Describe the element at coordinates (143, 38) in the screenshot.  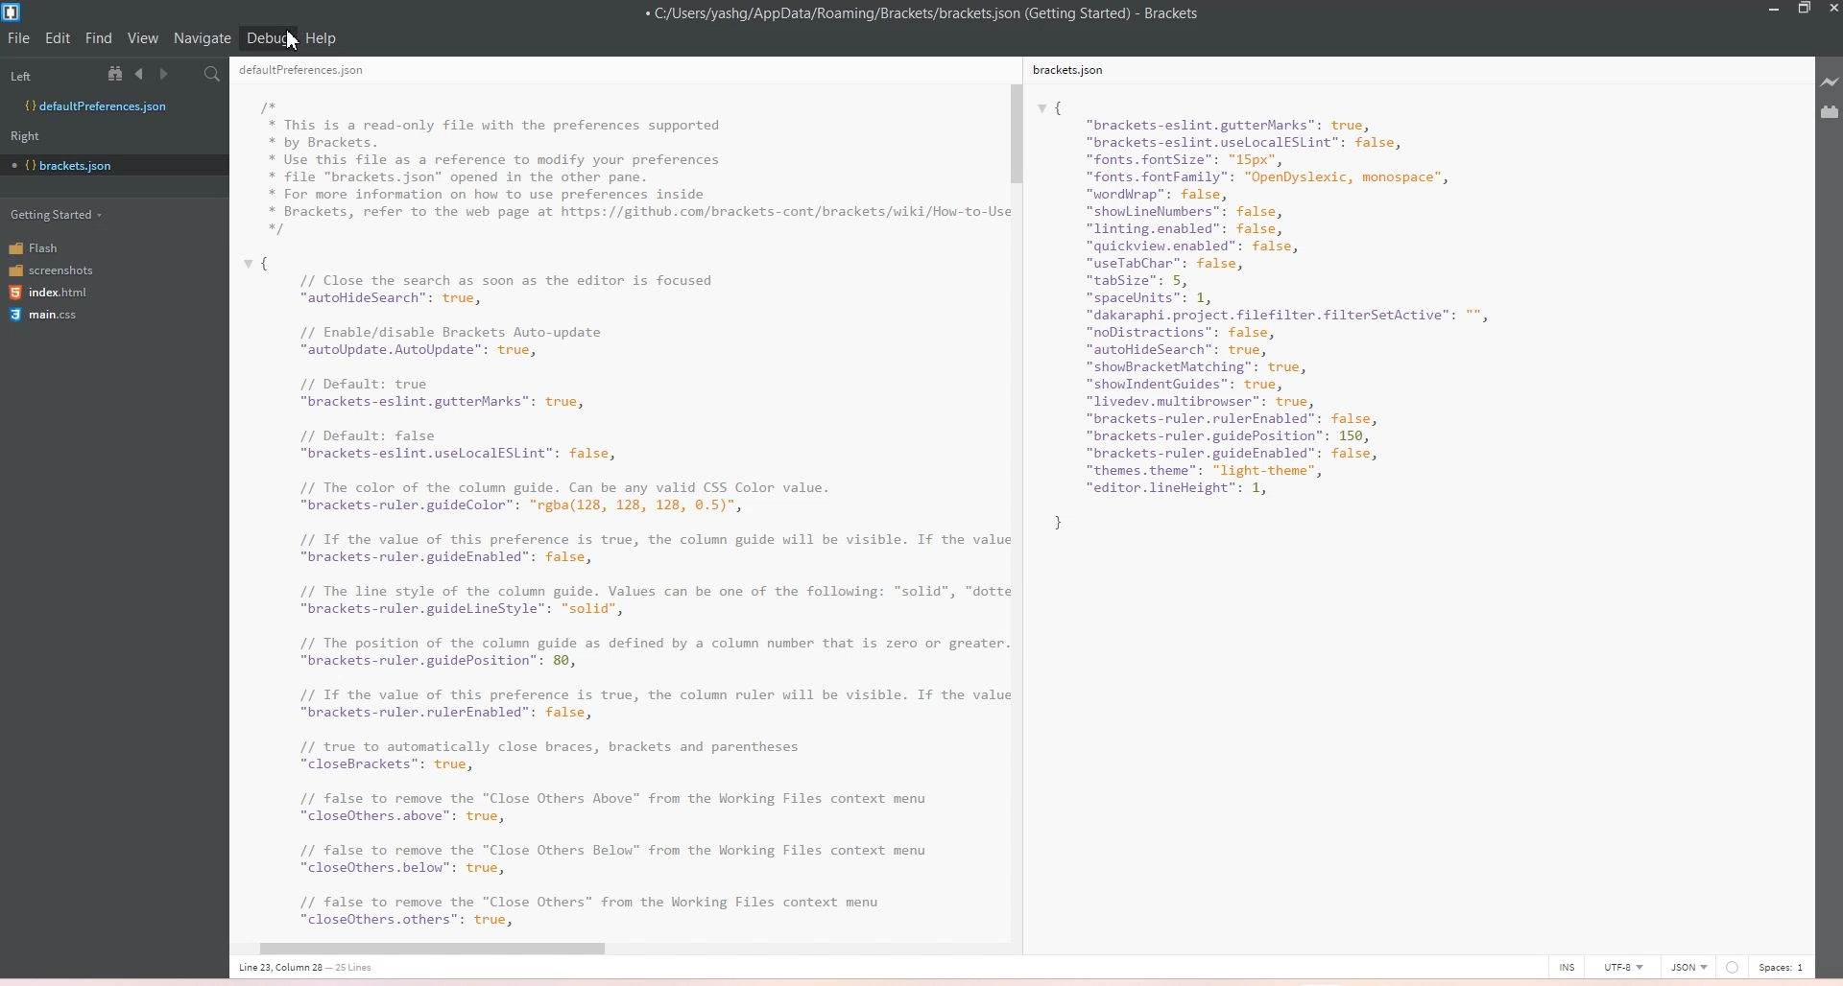
I see `View` at that location.